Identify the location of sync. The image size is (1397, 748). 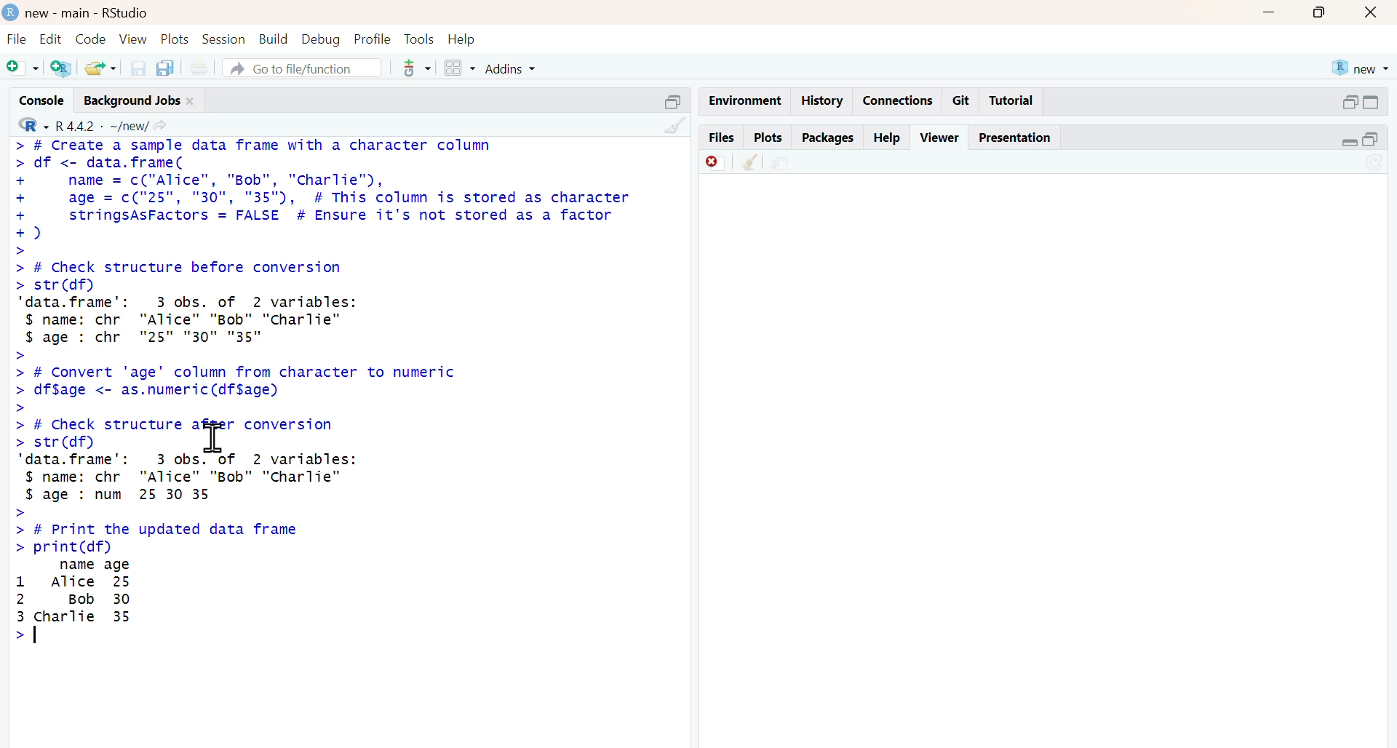
(1377, 164).